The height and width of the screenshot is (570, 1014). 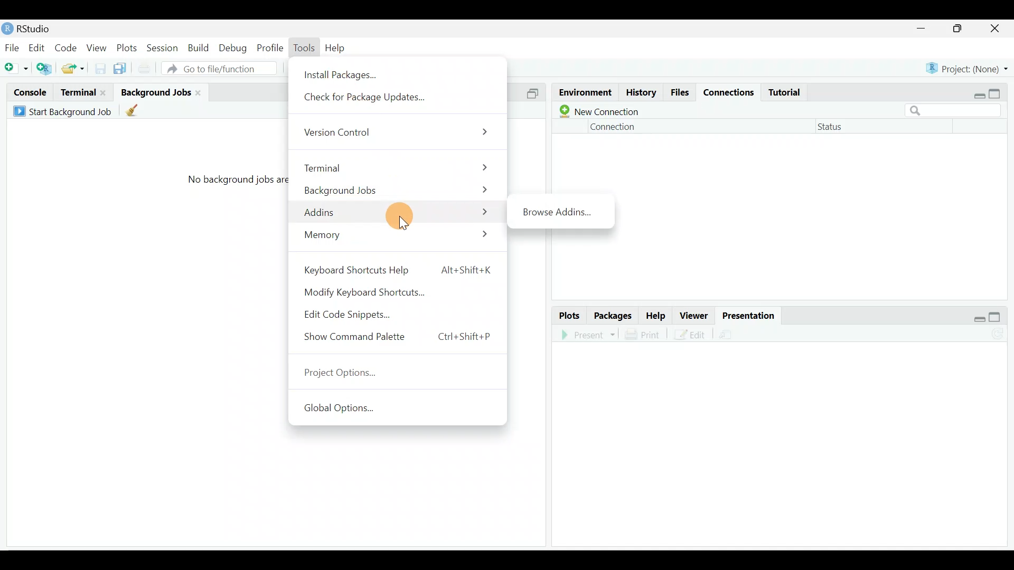 I want to click on Plots, so click(x=570, y=315).